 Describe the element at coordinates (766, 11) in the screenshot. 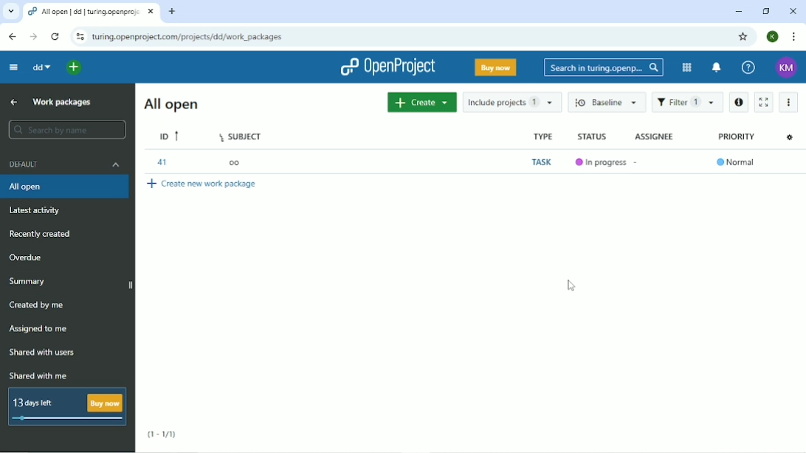

I see `Restore down` at that location.